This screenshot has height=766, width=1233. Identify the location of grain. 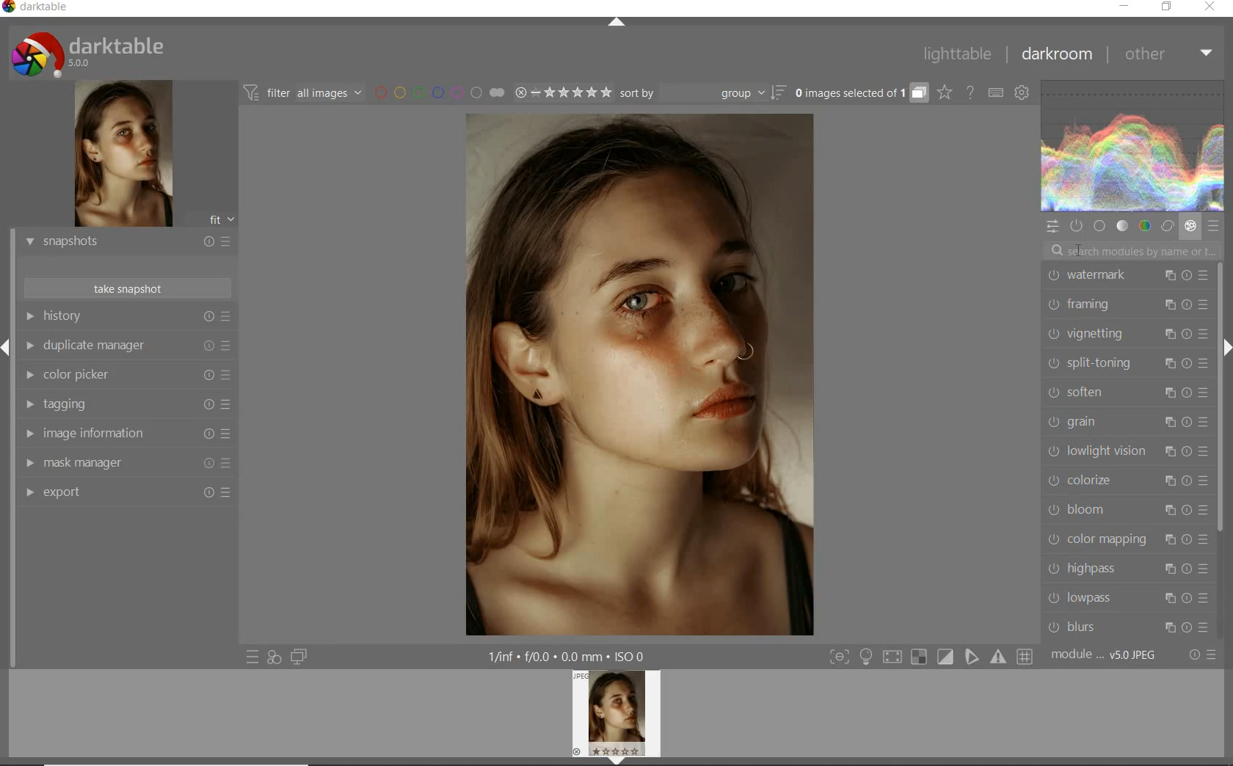
(1124, 420).